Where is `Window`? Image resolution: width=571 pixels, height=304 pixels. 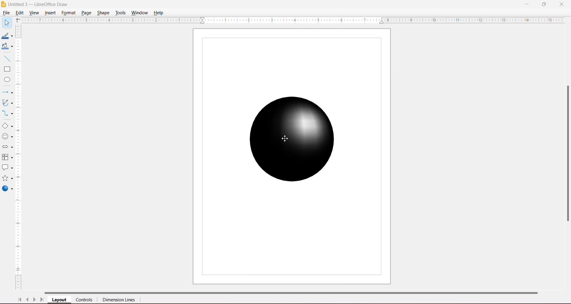 Window is located at coordinates (139, 13).